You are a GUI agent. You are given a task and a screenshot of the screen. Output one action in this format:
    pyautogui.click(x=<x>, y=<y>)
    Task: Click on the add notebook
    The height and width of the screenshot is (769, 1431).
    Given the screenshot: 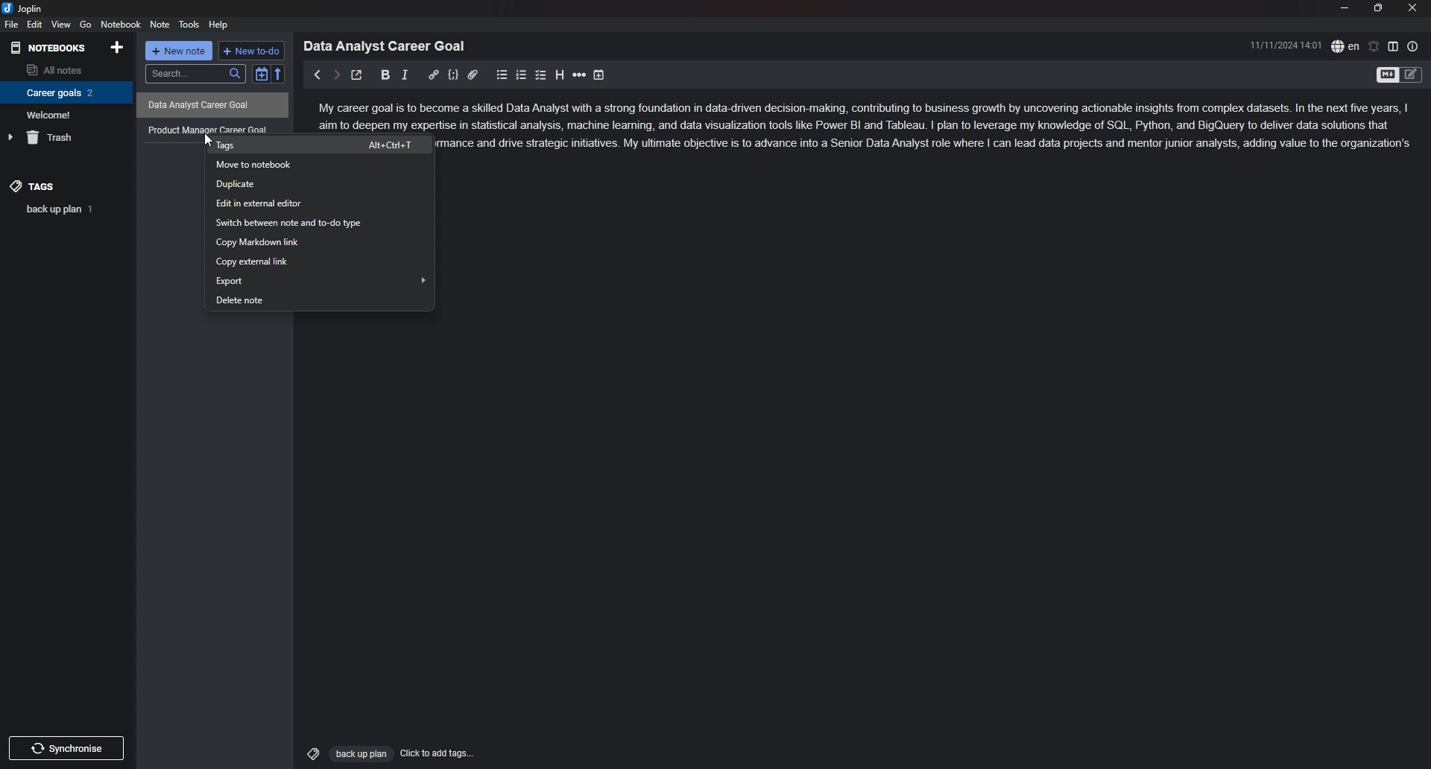 What is the action you would take?
    pyautogui.click(x=119, y=47)
    